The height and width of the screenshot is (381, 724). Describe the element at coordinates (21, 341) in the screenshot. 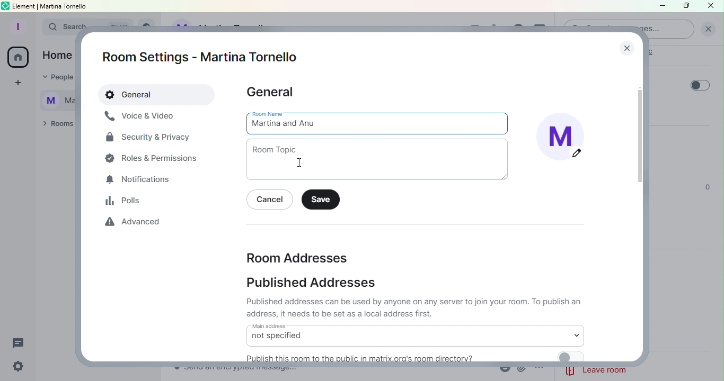

I see `Threads` at that location.